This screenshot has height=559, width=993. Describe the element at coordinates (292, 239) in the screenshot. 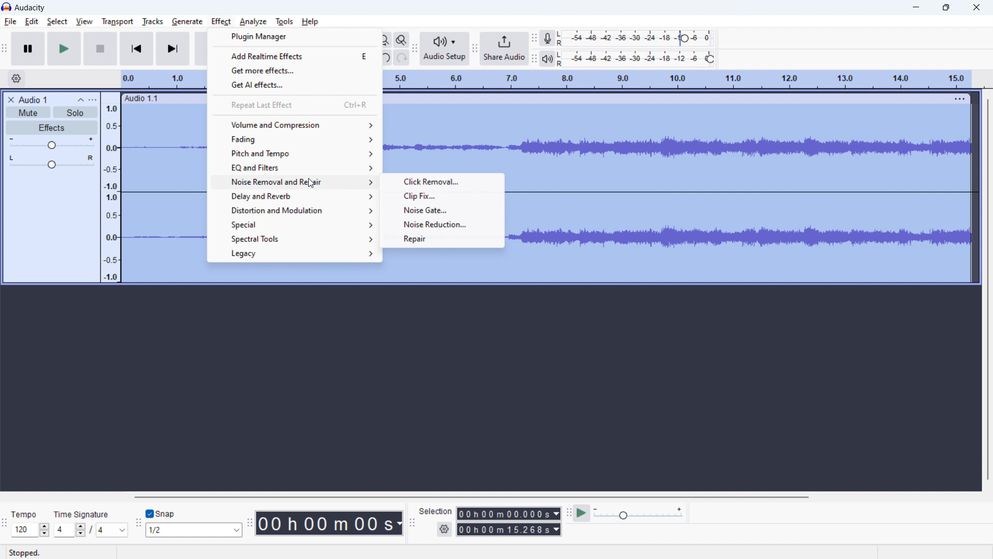

I see `spectral tools` at that location.